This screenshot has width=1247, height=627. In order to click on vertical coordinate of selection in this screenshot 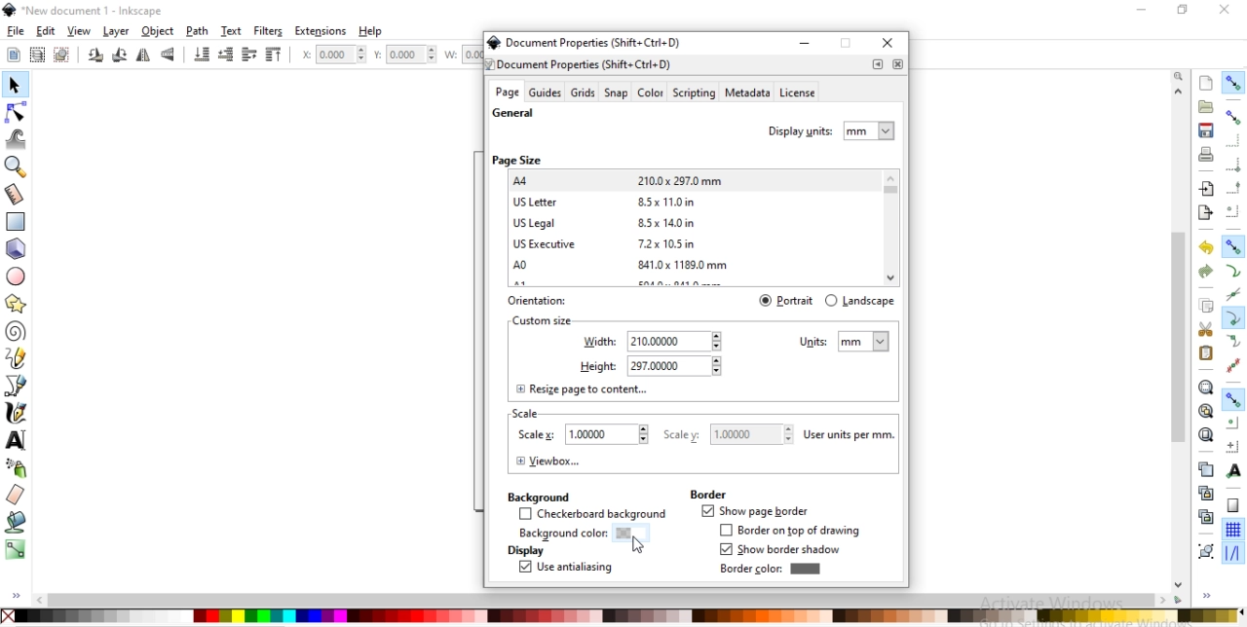, I will do `click(407, 55)`.